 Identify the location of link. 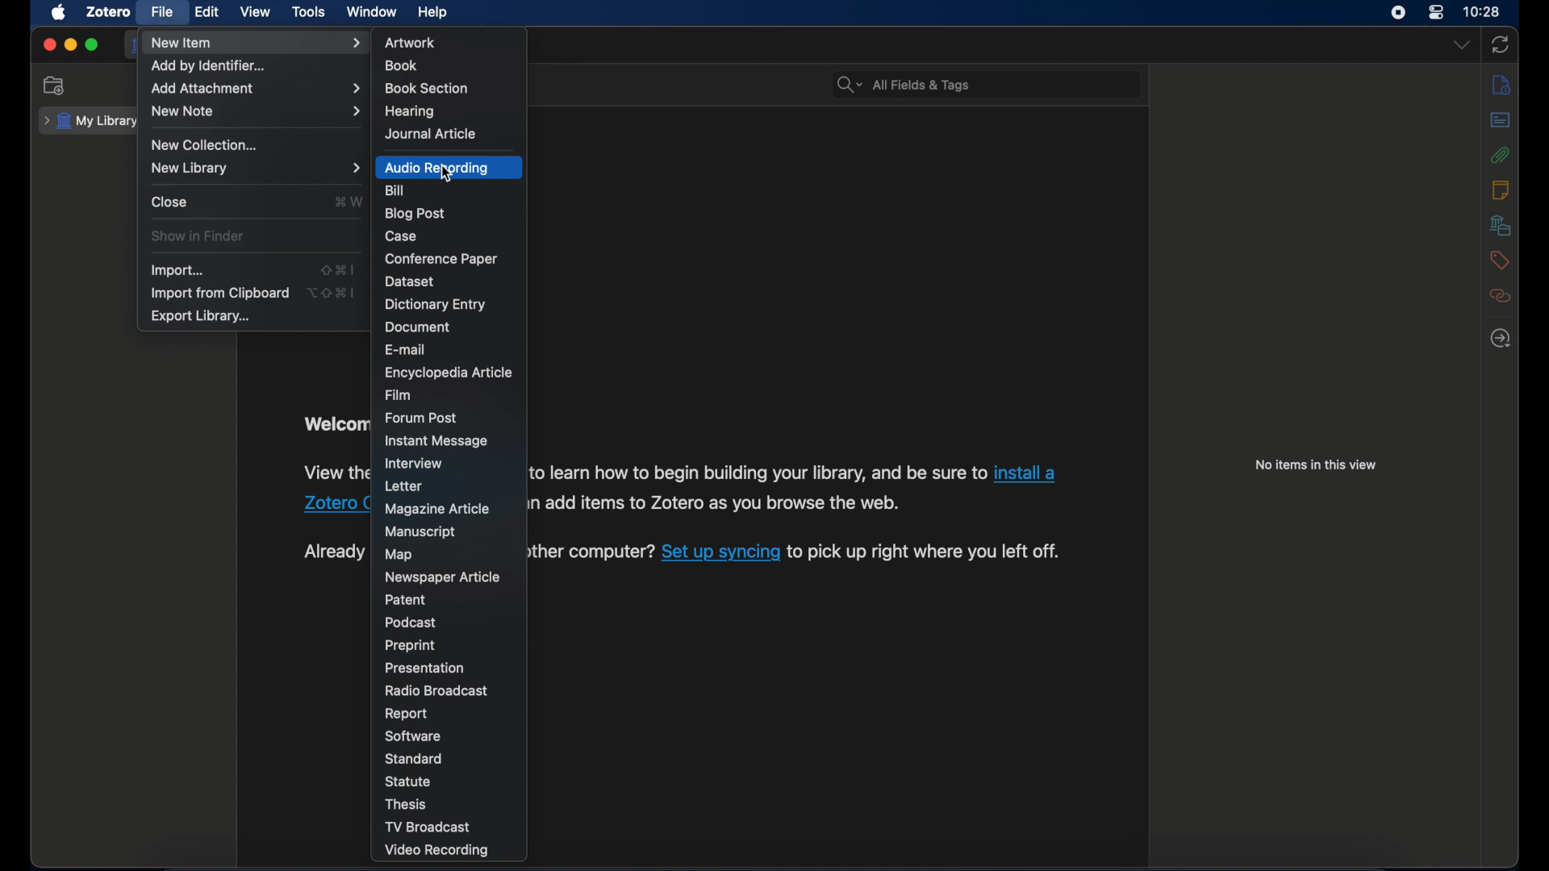
(1025, 473).